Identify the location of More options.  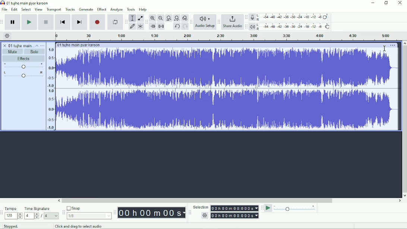
(393, 45).